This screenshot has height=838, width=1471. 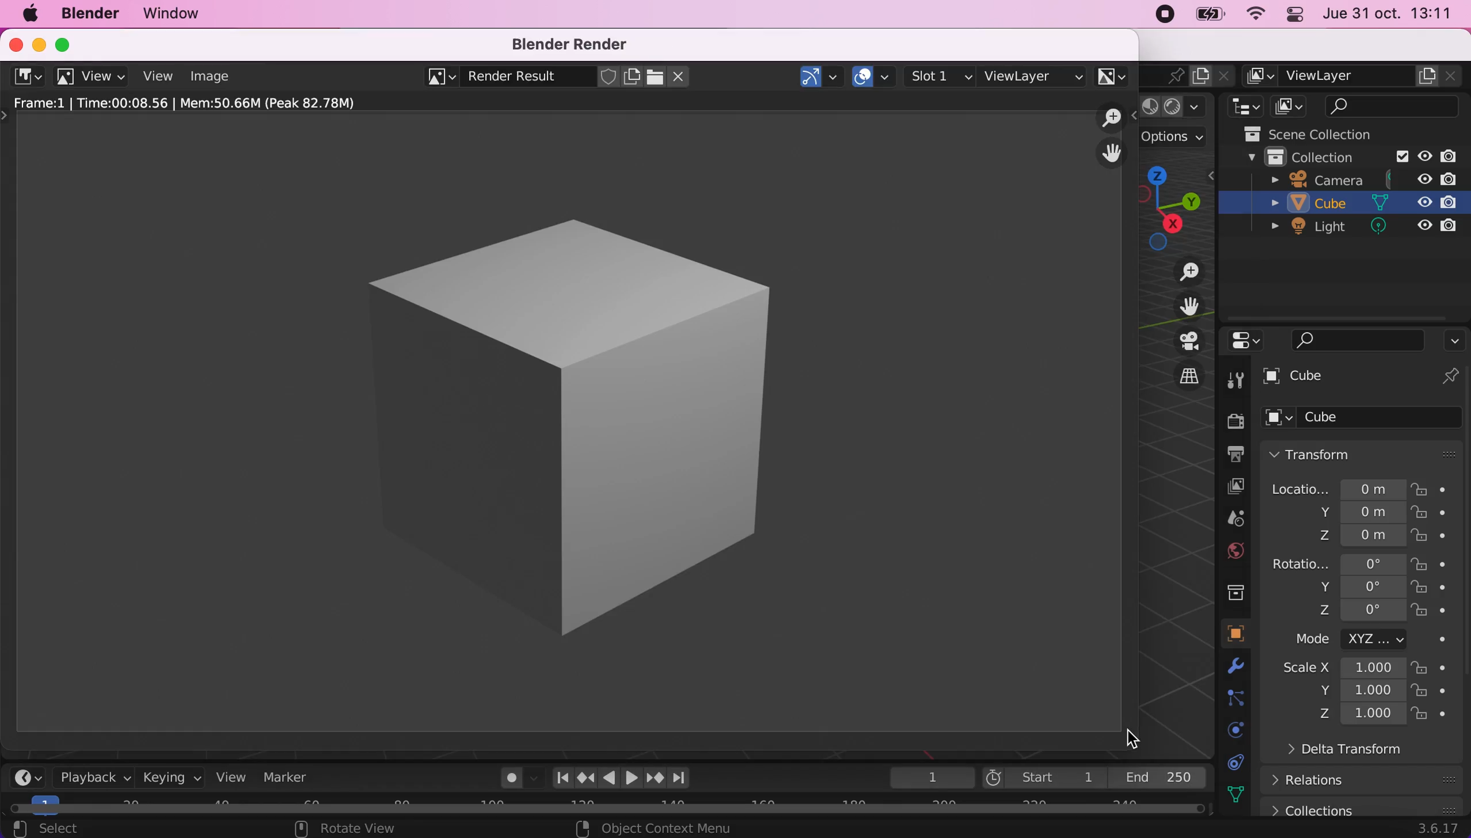 What do you see at coordinates (1176, 107) in the screenshot?
I see `viewport shading` at bounding box center [1176, 107].